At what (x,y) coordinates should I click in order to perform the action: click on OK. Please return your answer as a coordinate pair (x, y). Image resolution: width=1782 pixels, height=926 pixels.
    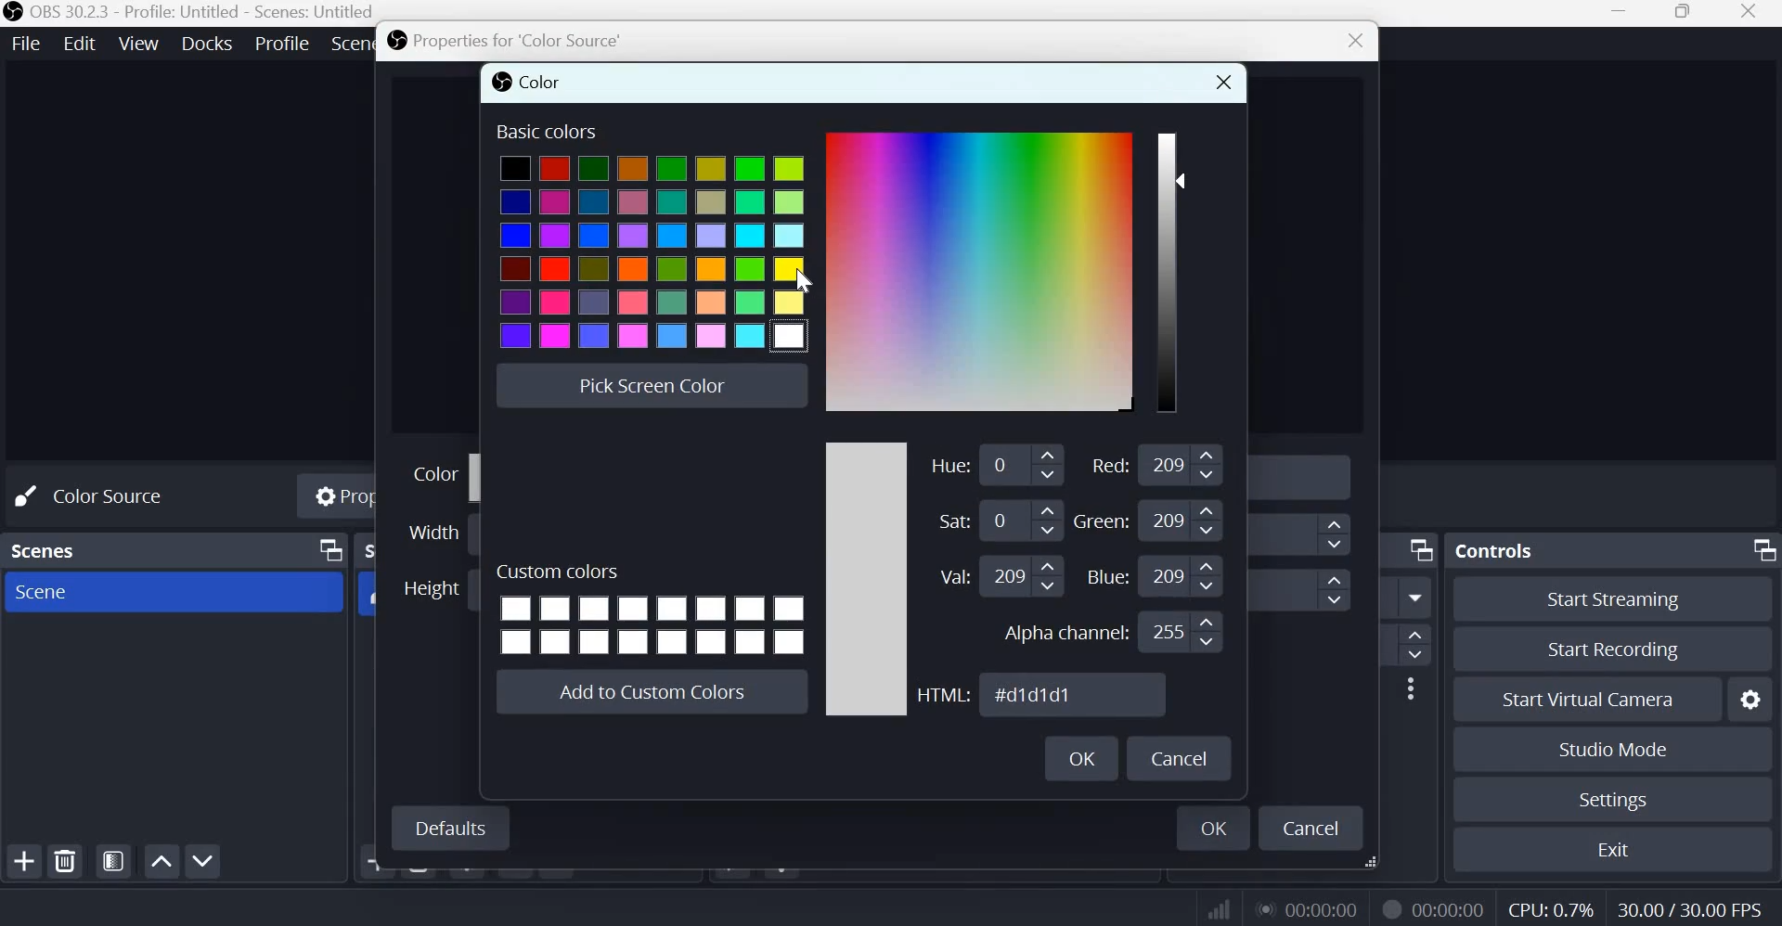
    Looking at the image, I should click on (1079, 757).